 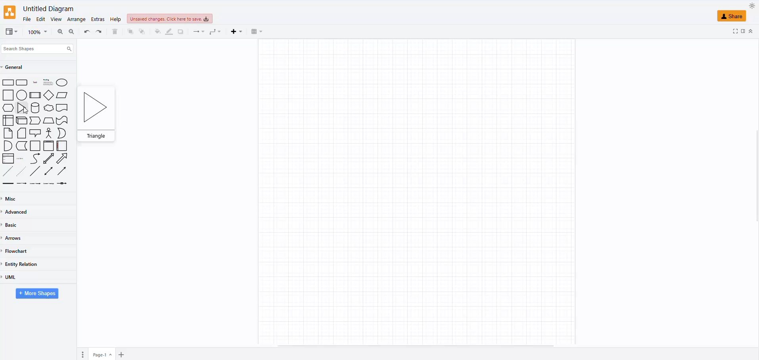 I want to click on Hemisphere, so click(x=7, y=146).